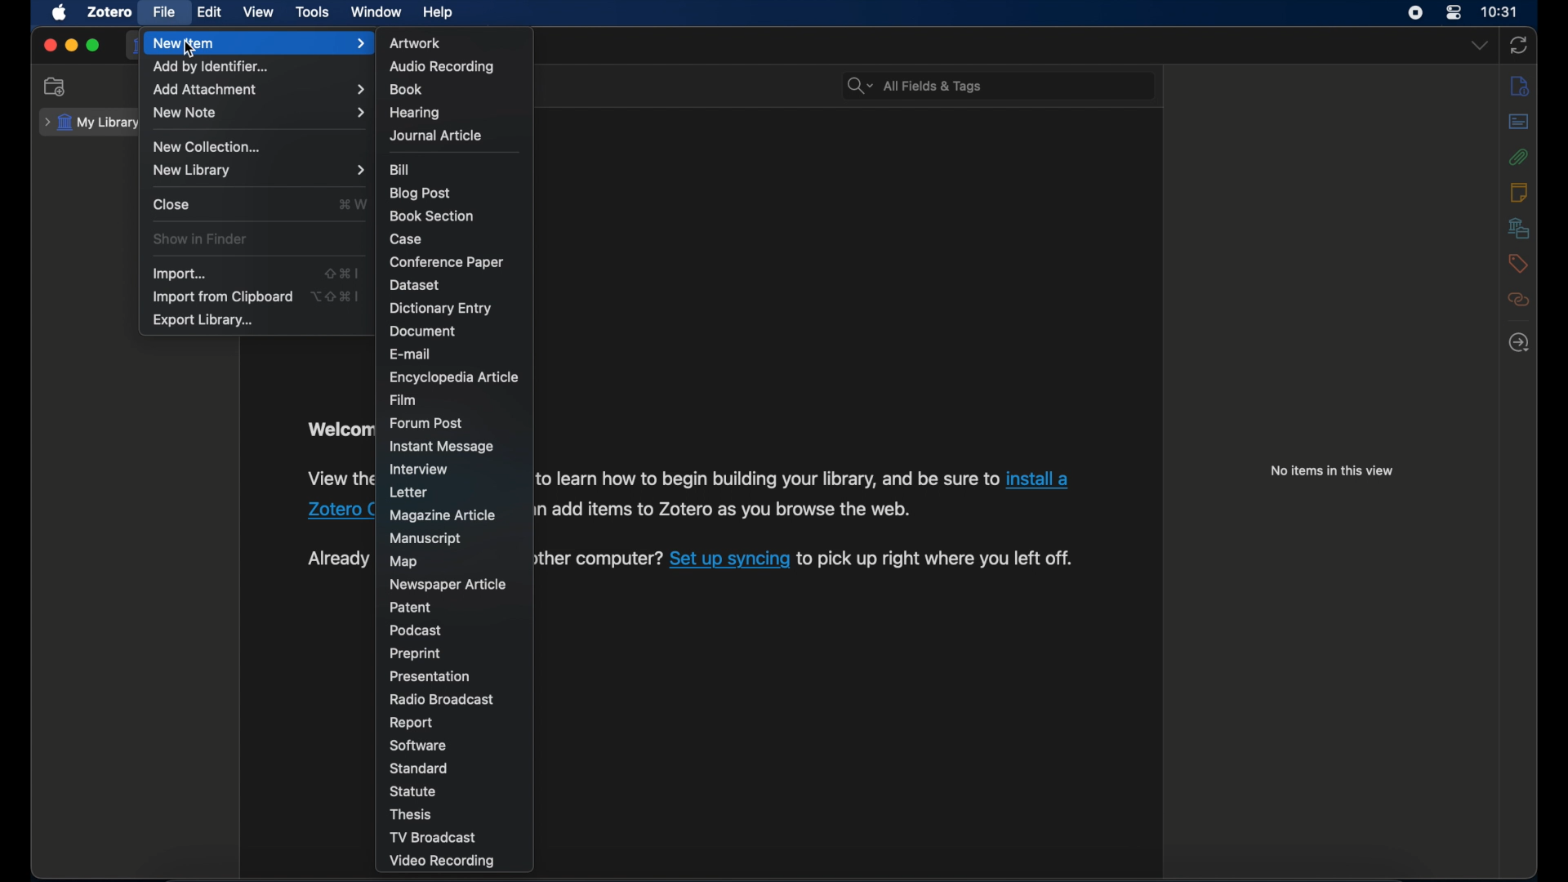  Describe the element at coordinates (452, 378) in the screenshot. I see `encyclopedia article` at that location.